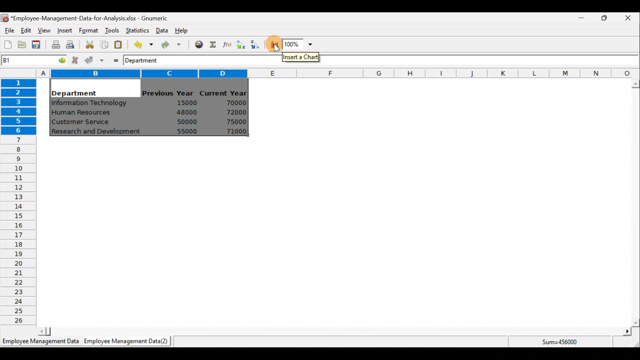 The height and width of the screenshot is (360, 640). What do you see at coordinates (187, 131) in the screenshot?
I see `55000` at bounding box center [187, 131].